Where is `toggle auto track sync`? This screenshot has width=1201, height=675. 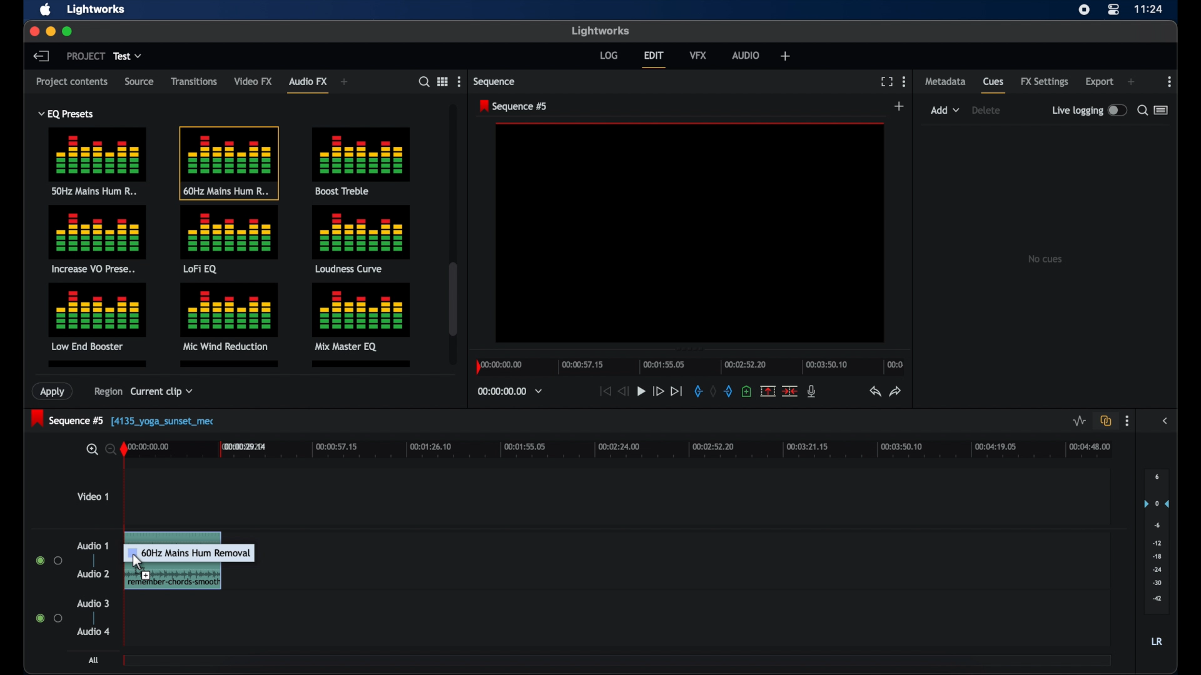
toggle auto track sync is located at coordinates (1106, 421).